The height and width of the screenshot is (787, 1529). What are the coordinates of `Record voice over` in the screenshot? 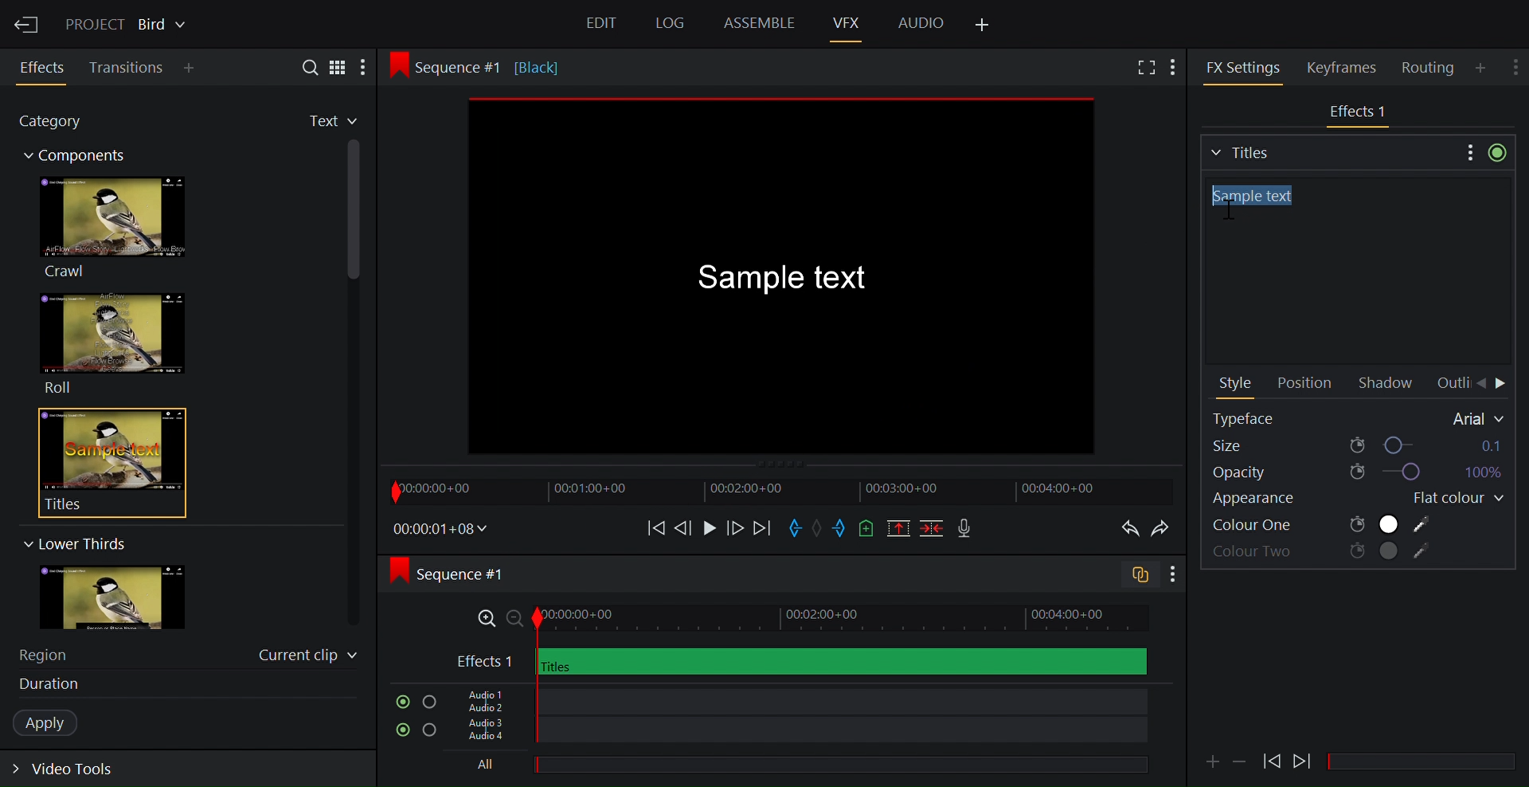 It's located at (966, 529).